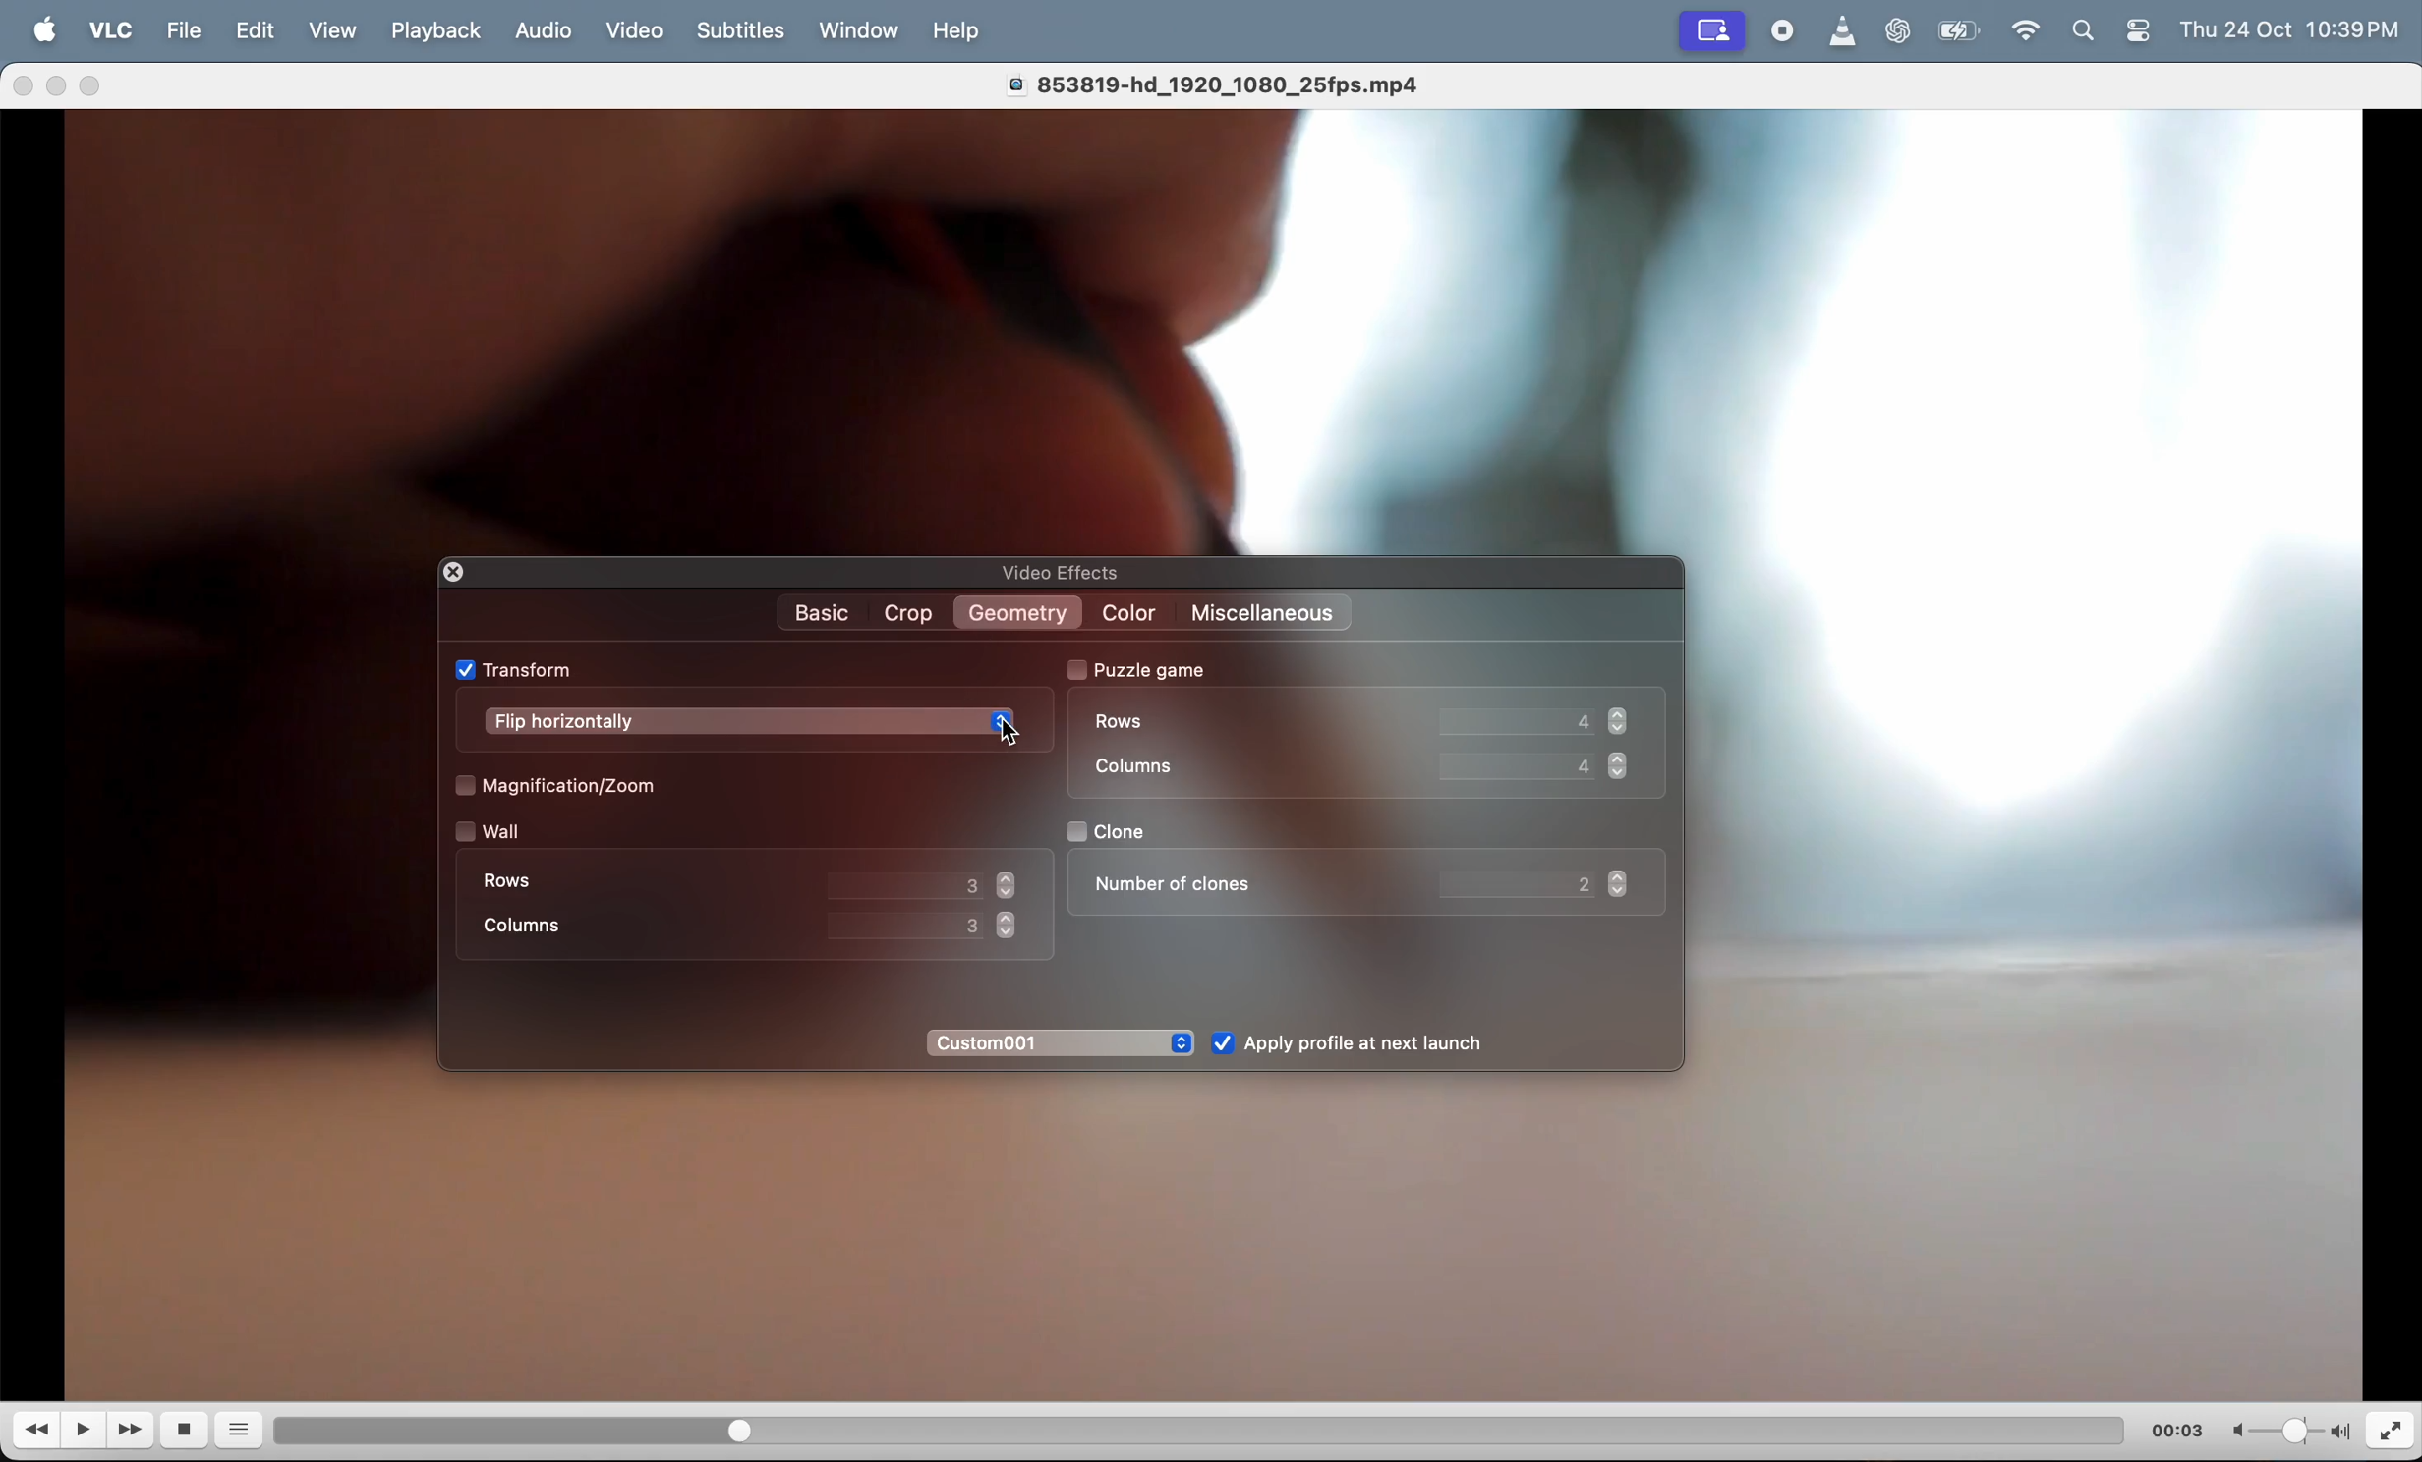  Describe the element at coordinates (46, 30) in the screenshot. I see `Apple menu` at that location.